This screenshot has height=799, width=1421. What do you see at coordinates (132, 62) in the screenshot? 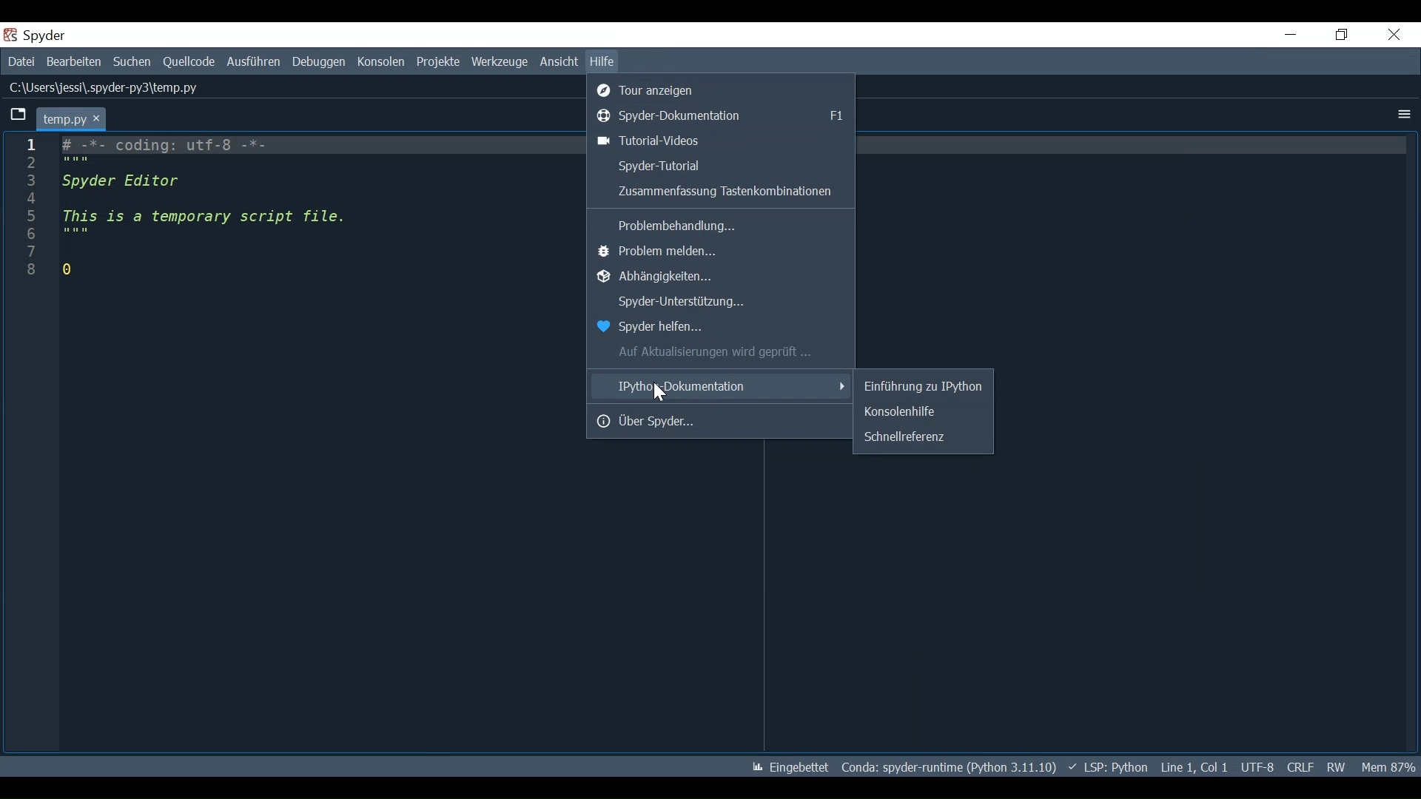
I see `Search` at bounding box center [132, 62].